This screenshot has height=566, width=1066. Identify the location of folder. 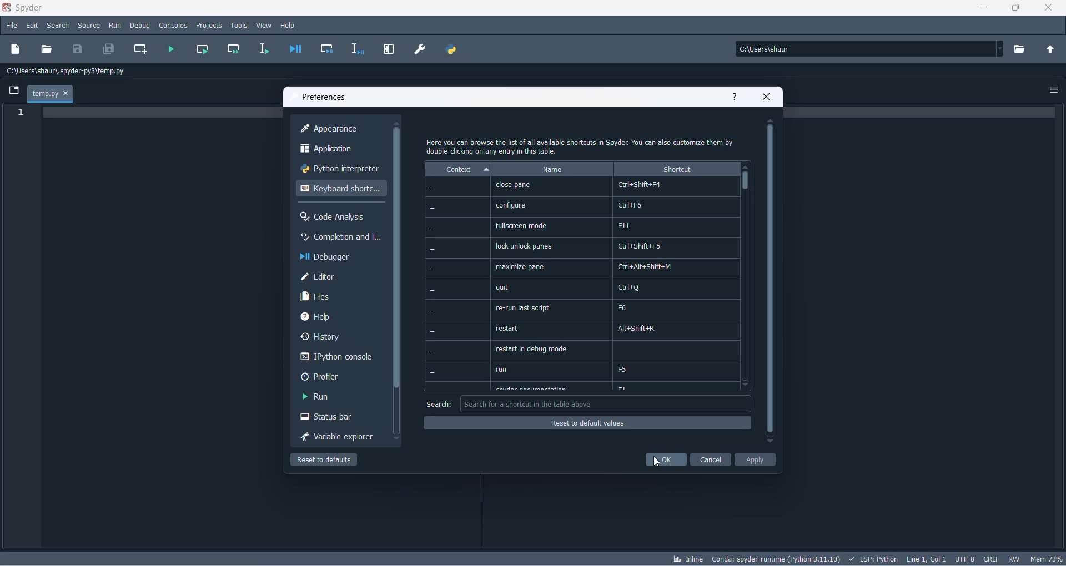
(13, 92).